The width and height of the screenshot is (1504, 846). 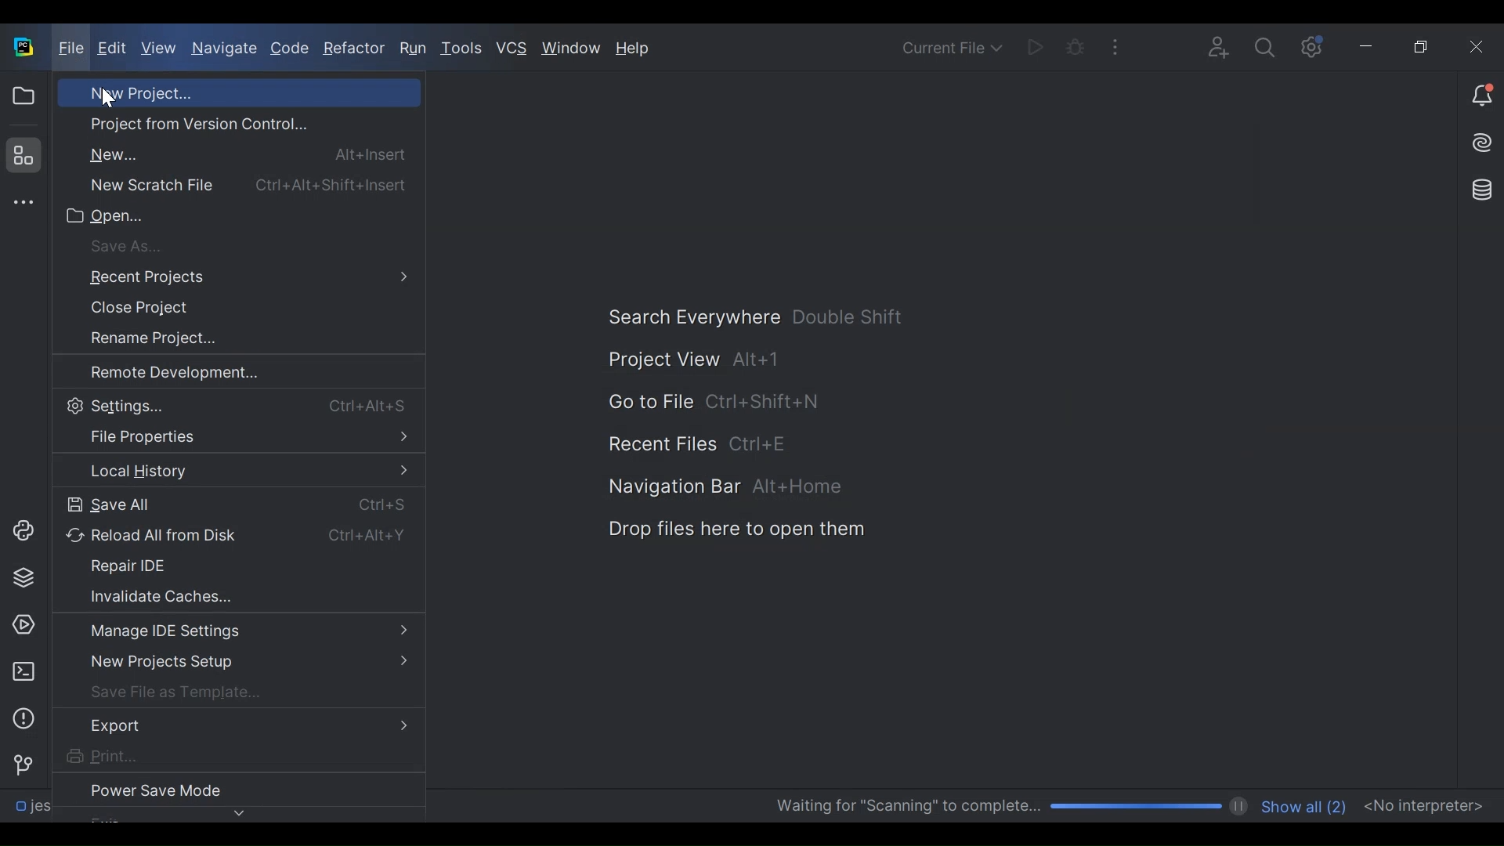 What do you see at coordinates (664, 359) in the screenshot?
I see `Project View` at bounding box center [664, 359].